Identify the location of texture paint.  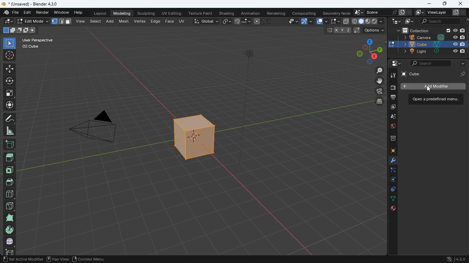
(201, 13).